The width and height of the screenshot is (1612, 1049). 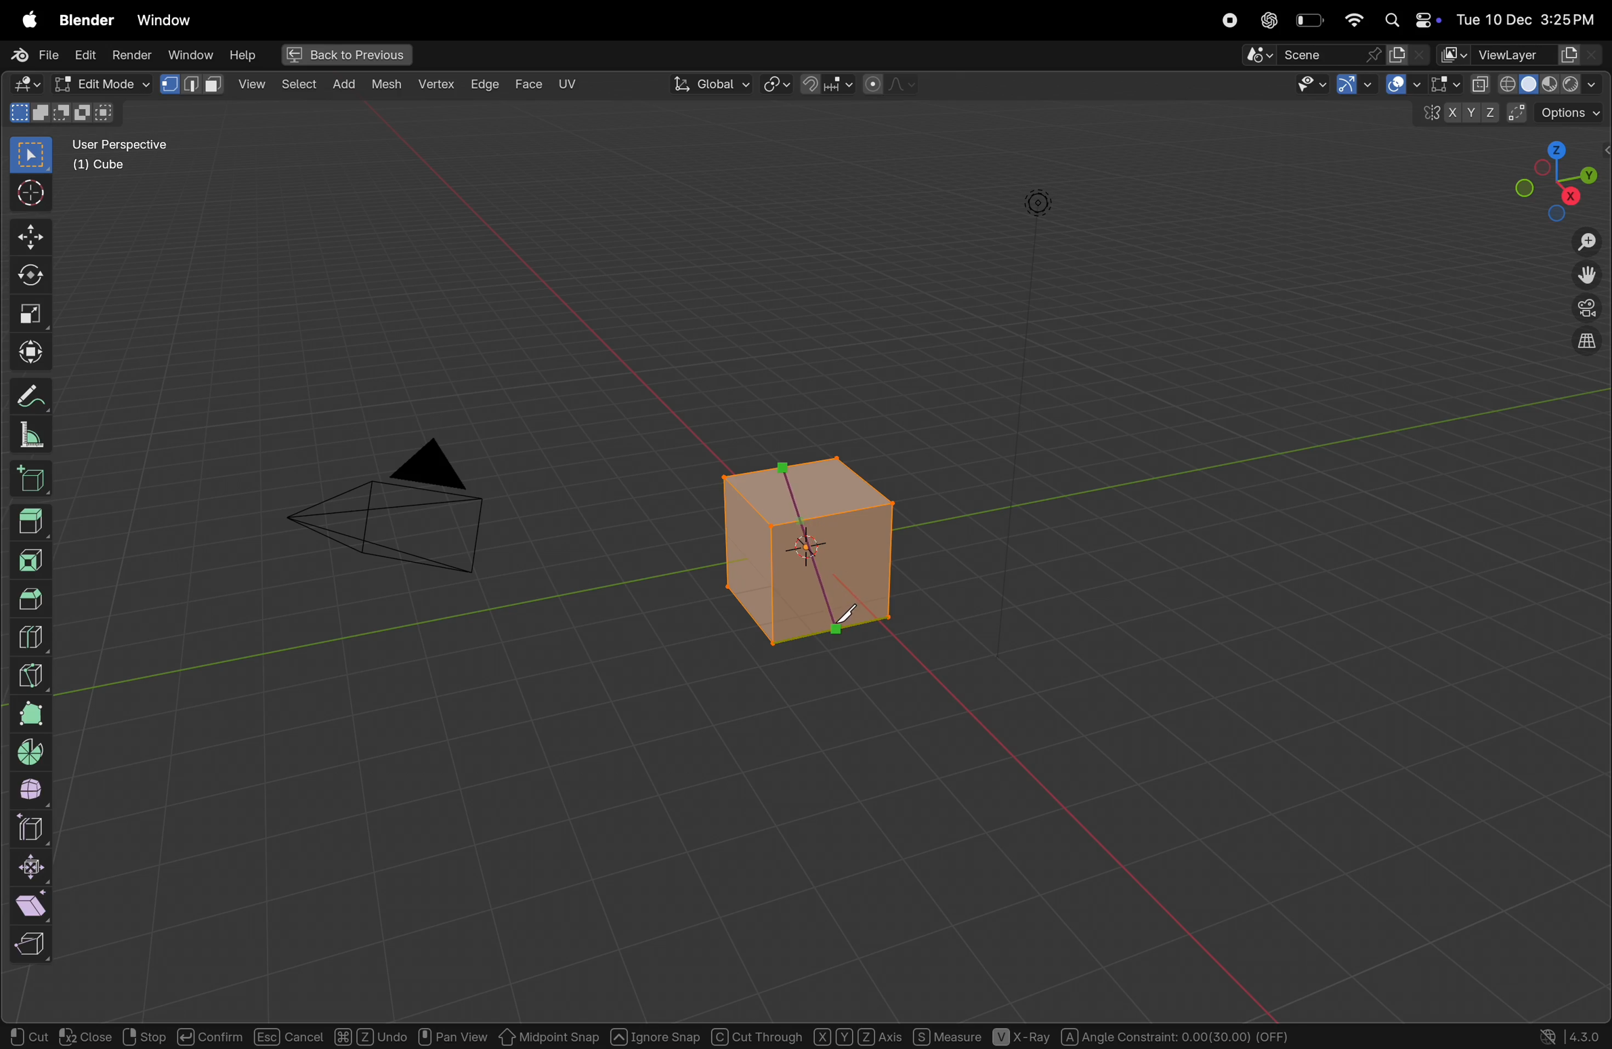 What do you see at coordinates (32, 673) in the screenshot?
I see `knife` at bounding box center [32, 673].